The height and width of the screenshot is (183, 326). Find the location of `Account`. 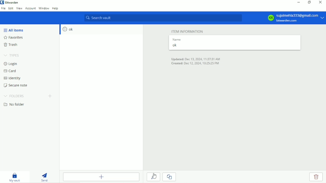

Account is located at coordinates (30, 8).